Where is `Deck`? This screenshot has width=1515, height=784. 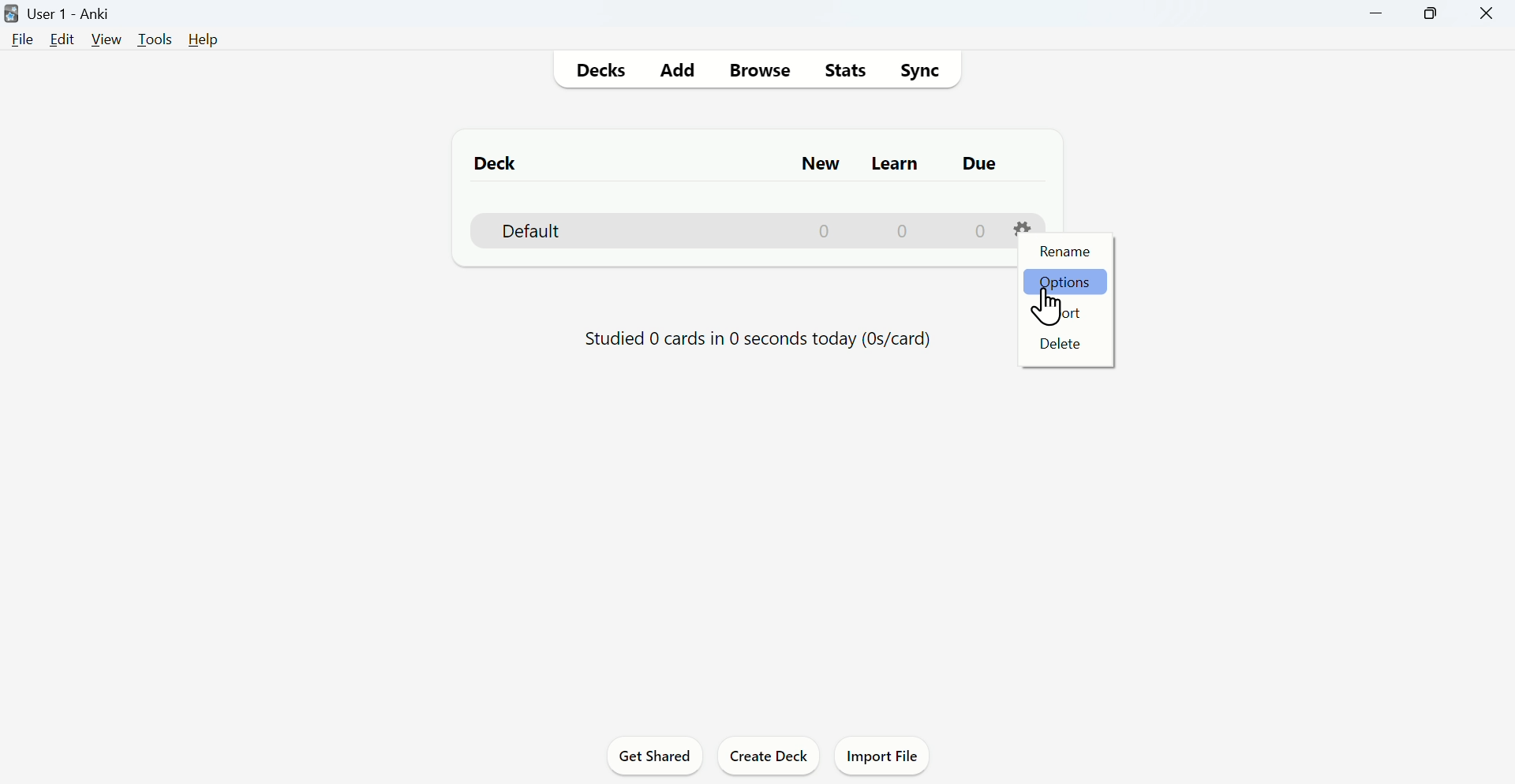
Deck is located at coordinates (498, 162).